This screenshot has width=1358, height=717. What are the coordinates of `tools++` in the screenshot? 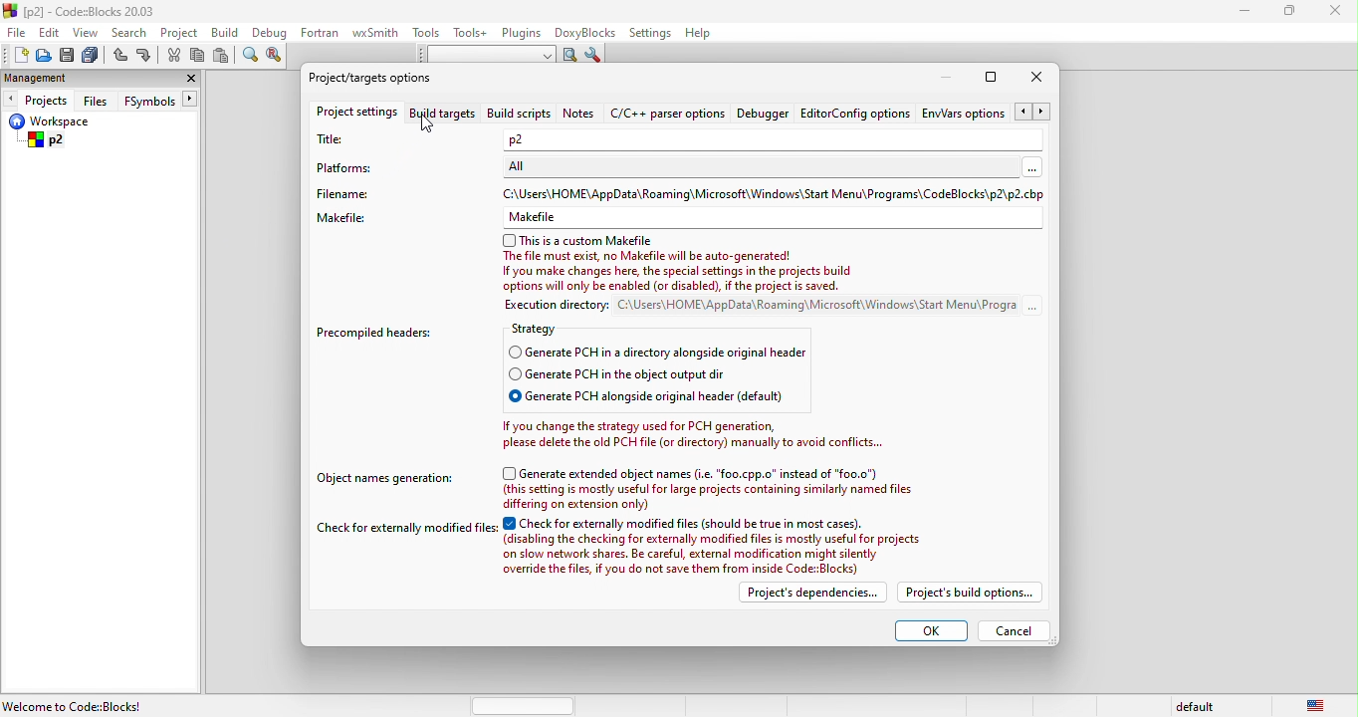 It's located at (471, 32).